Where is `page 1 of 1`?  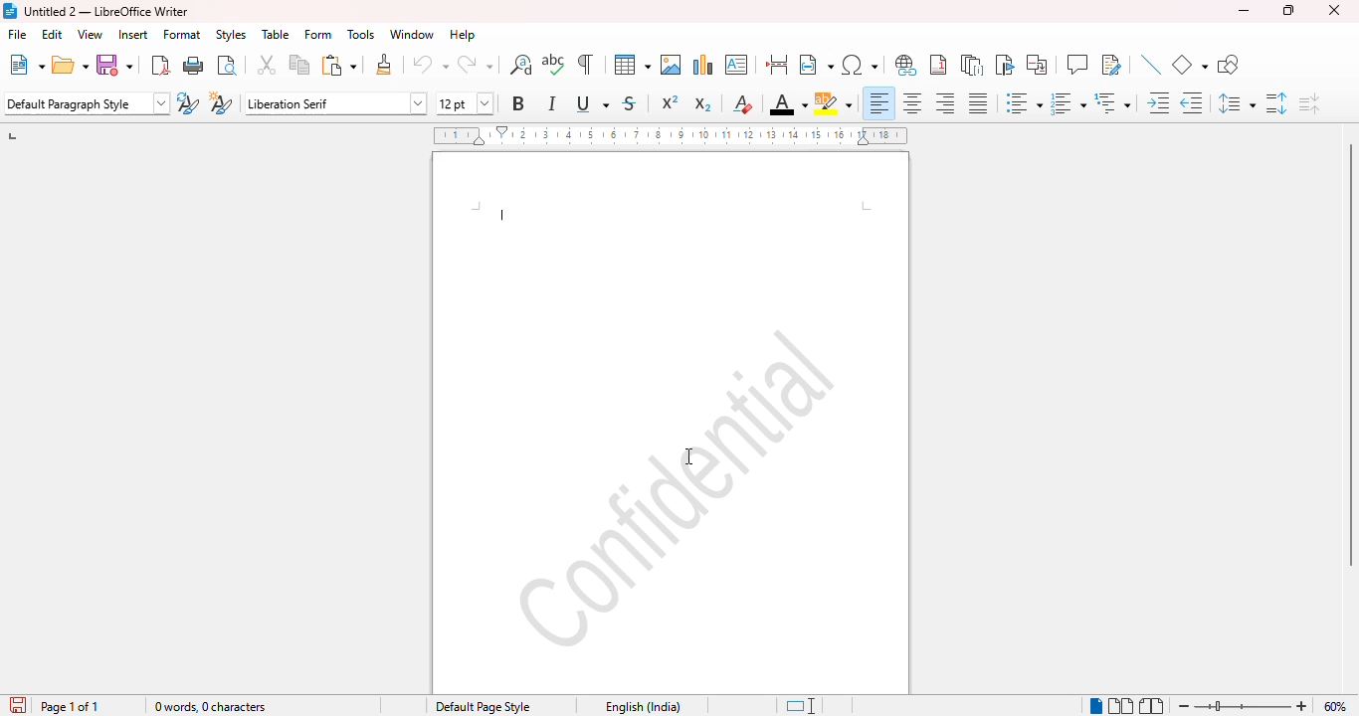 page 1 of 1 is located at coordinates (71, 706).